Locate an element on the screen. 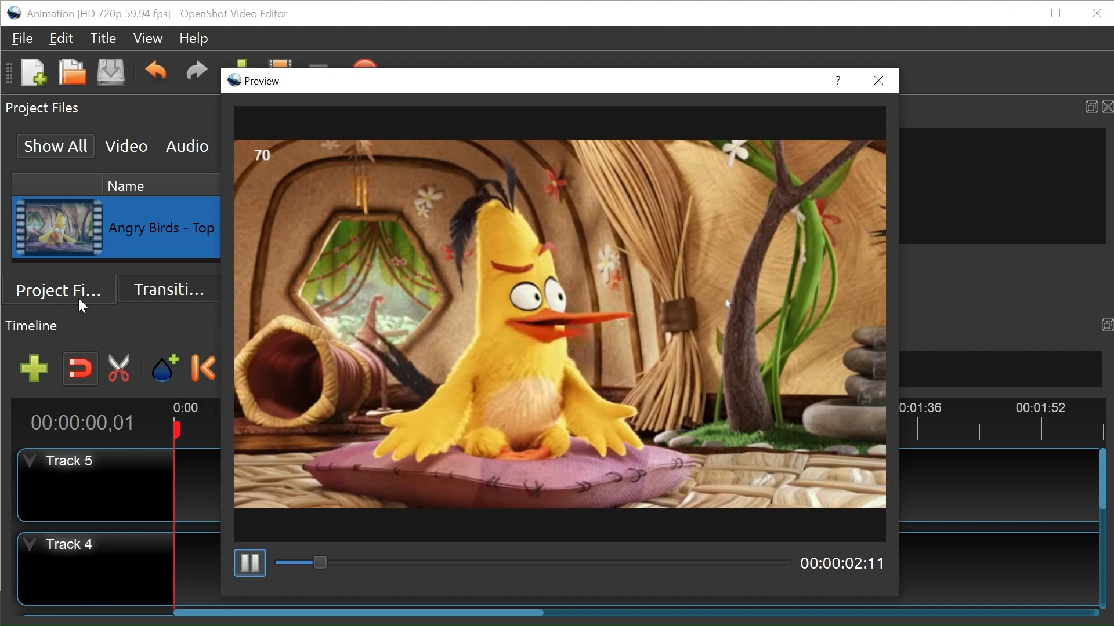  Snap is located at coordinates (81, 369).